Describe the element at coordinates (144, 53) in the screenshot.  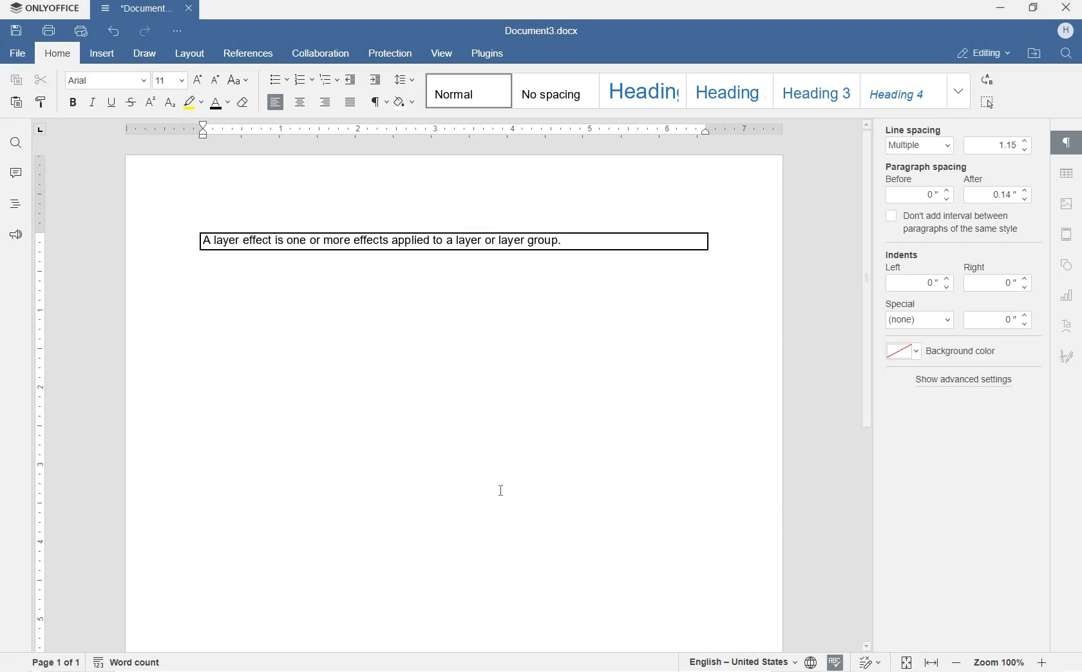
I see `DRAW` at that location.